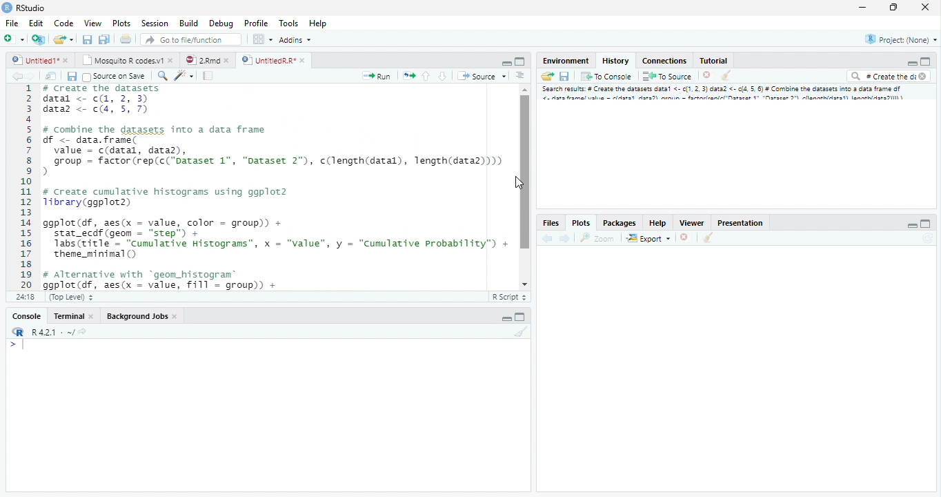 This screenshot has width=941, height=497. What do you see at coordinates (28, 297) in the screenshot?
I see `1:1` at bounding box center [28, 297].